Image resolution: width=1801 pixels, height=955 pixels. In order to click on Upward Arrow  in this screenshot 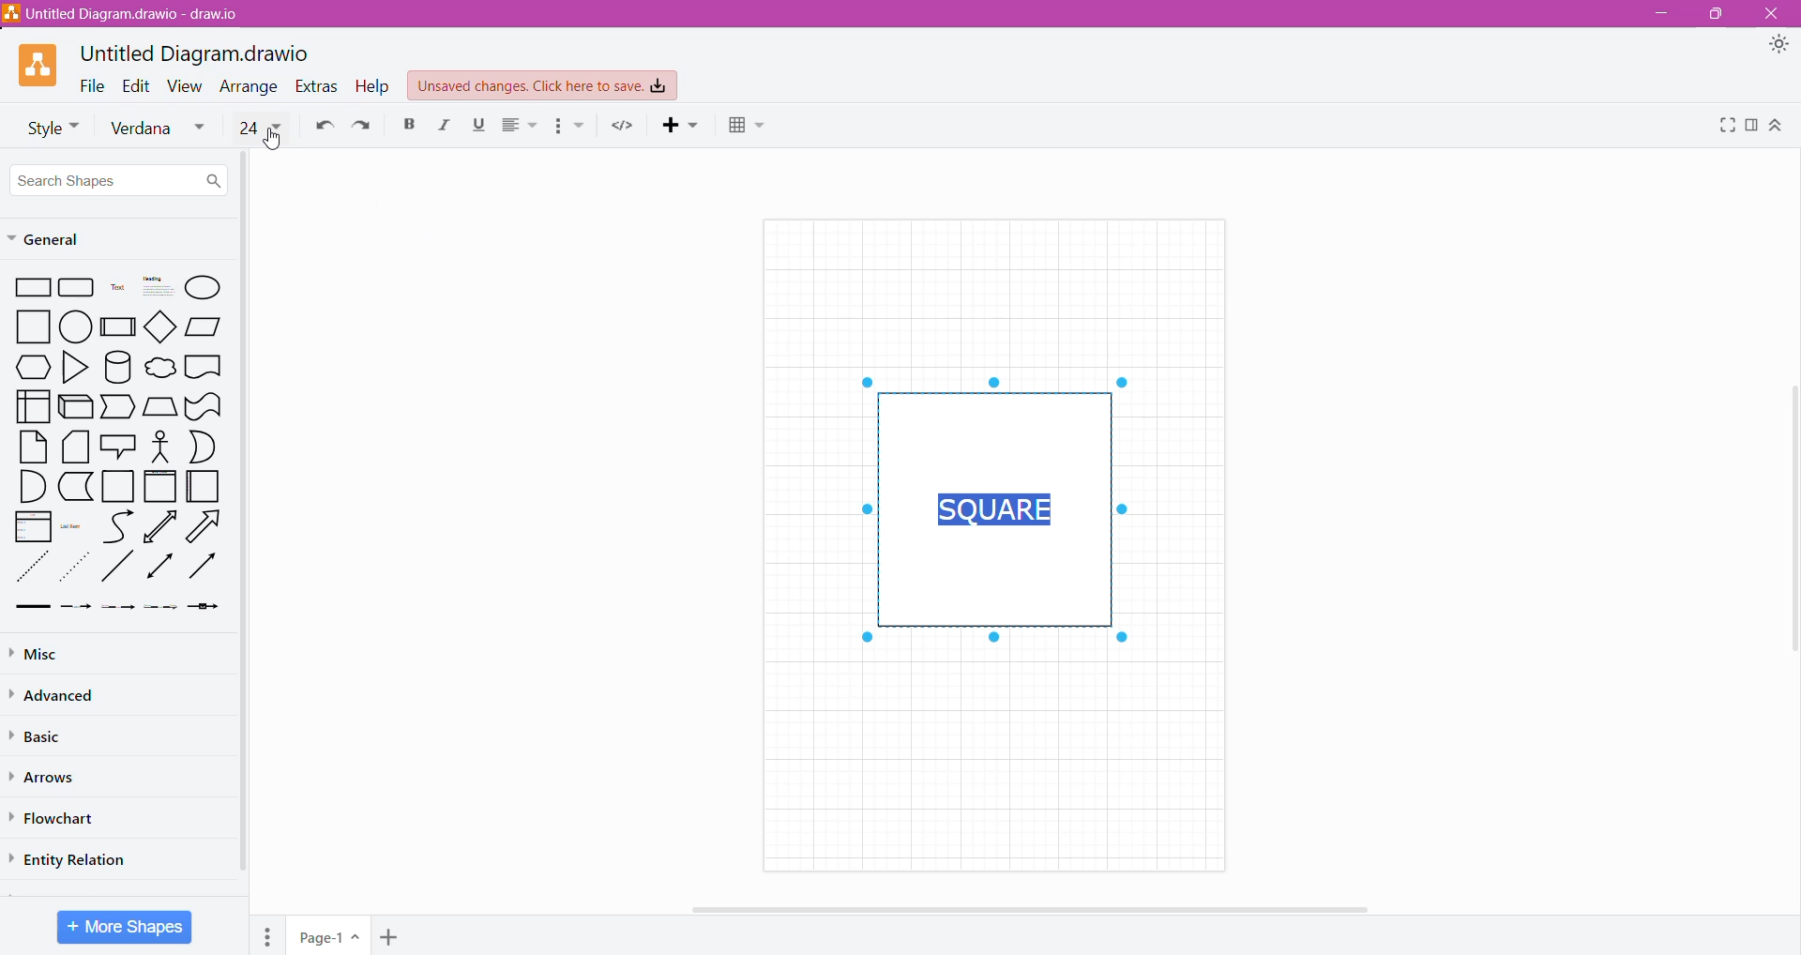, I will do `click(161, 527)`.